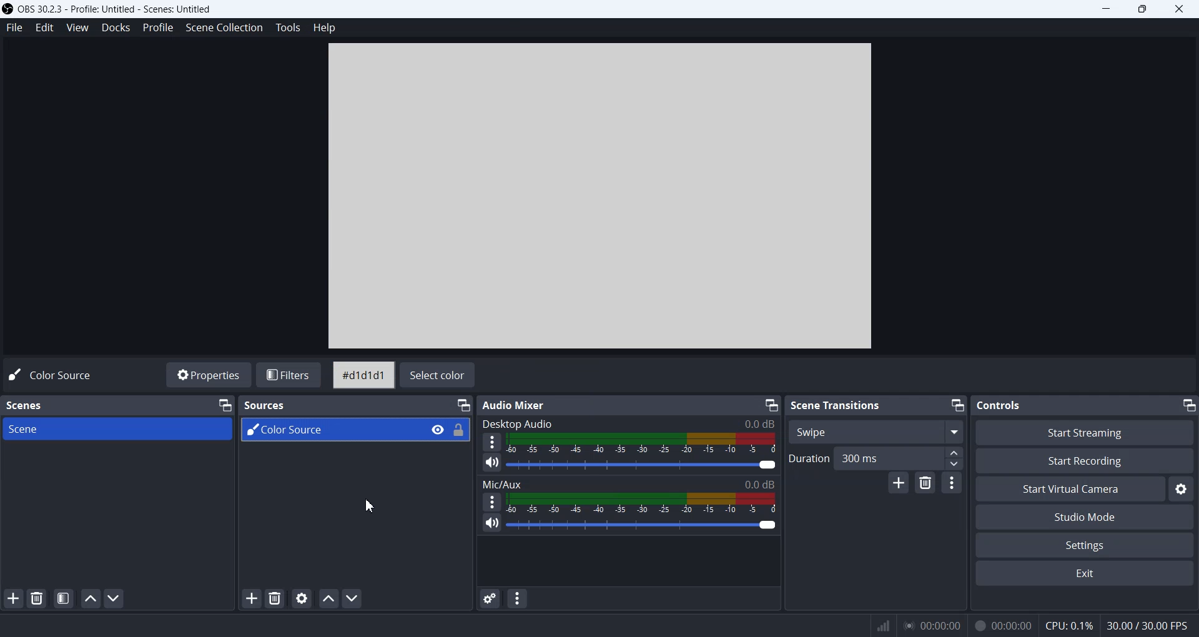 This screenshot has height=637, width=1199. What do you see at coordinates (641, 524) in the screenshot?
I see `Volume Adjuster` at bounding box center [641, 524].